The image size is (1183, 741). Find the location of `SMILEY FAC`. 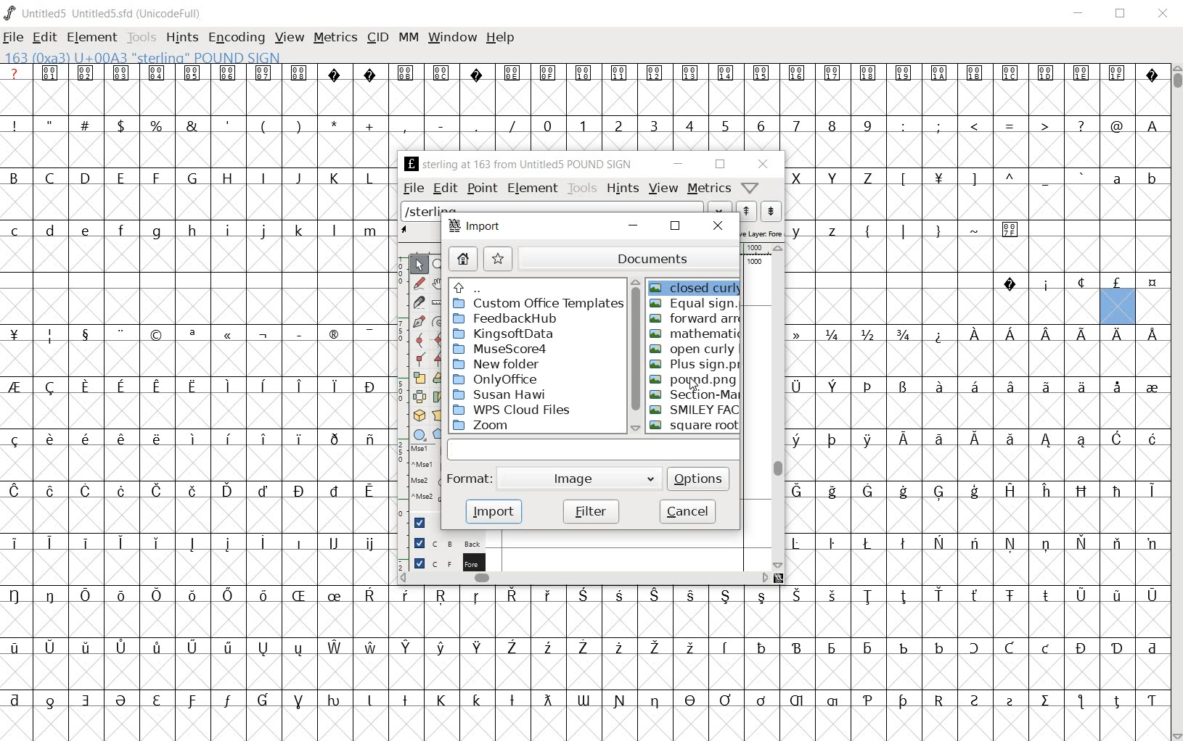

SMILEY FAC is located at coordinates (693, 409).